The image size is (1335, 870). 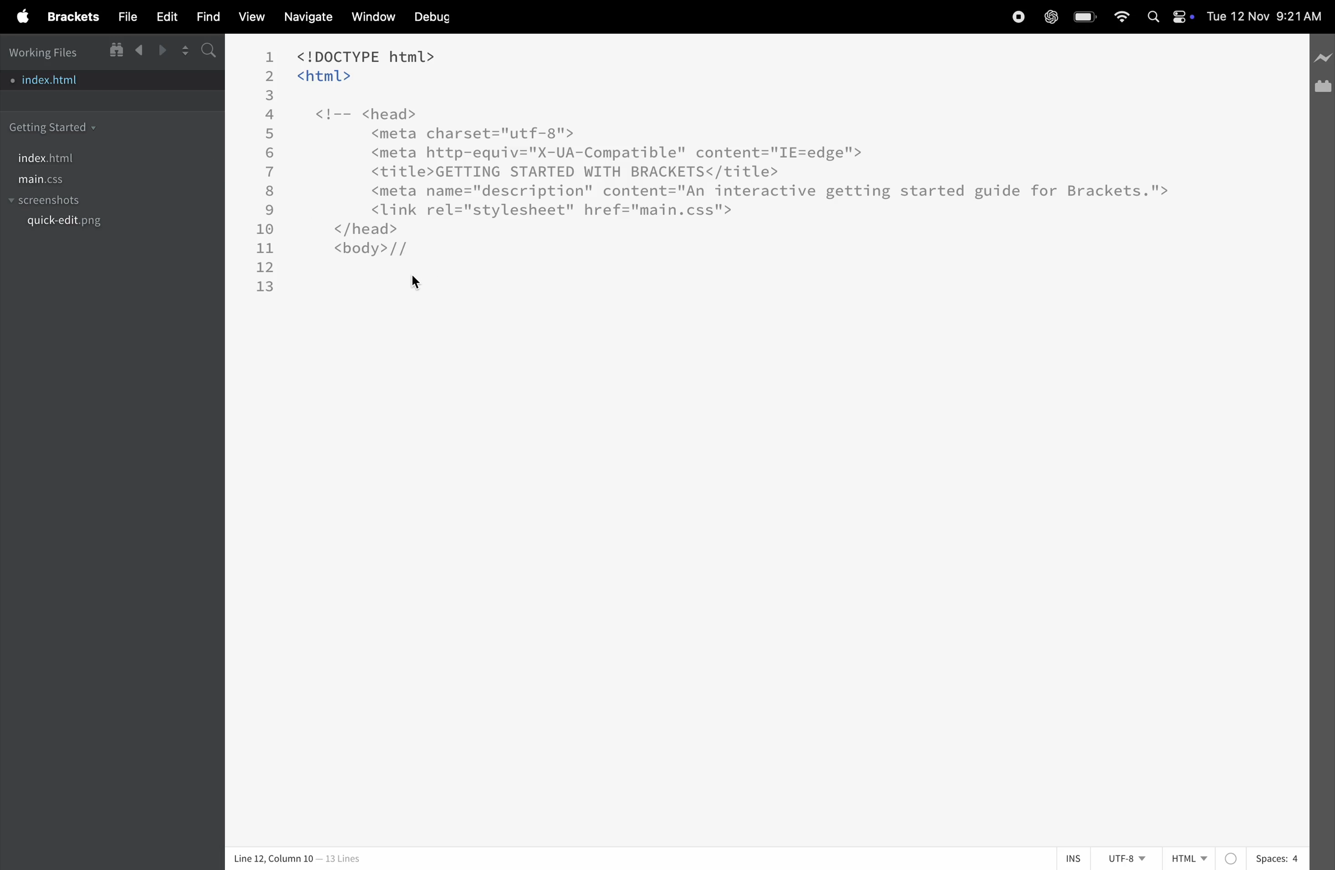 What do you see at coordinates (140, 51) in the screenshot?
I see `backward` at bounding box center [140, 51].